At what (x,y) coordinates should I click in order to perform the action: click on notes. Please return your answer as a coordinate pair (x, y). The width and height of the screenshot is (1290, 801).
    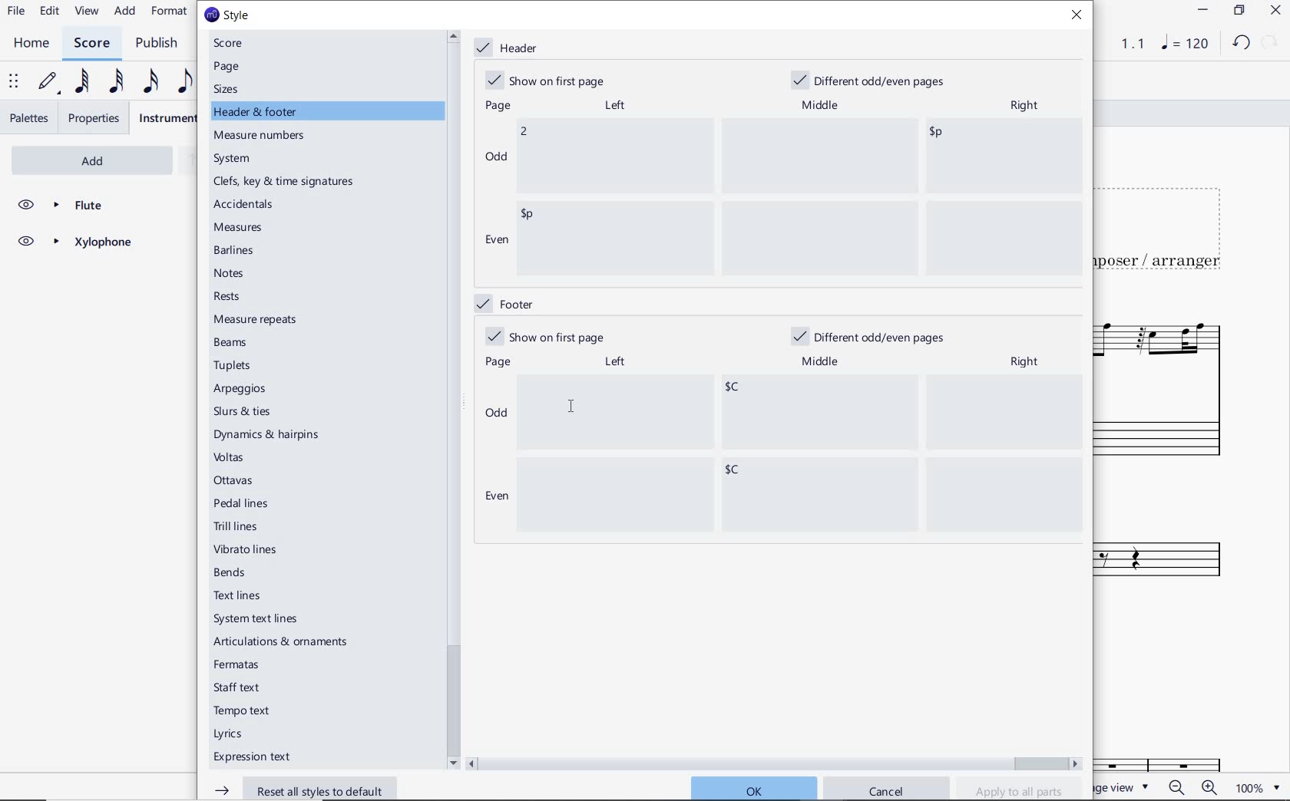
    Looking at the image, I should click on (230, 273).